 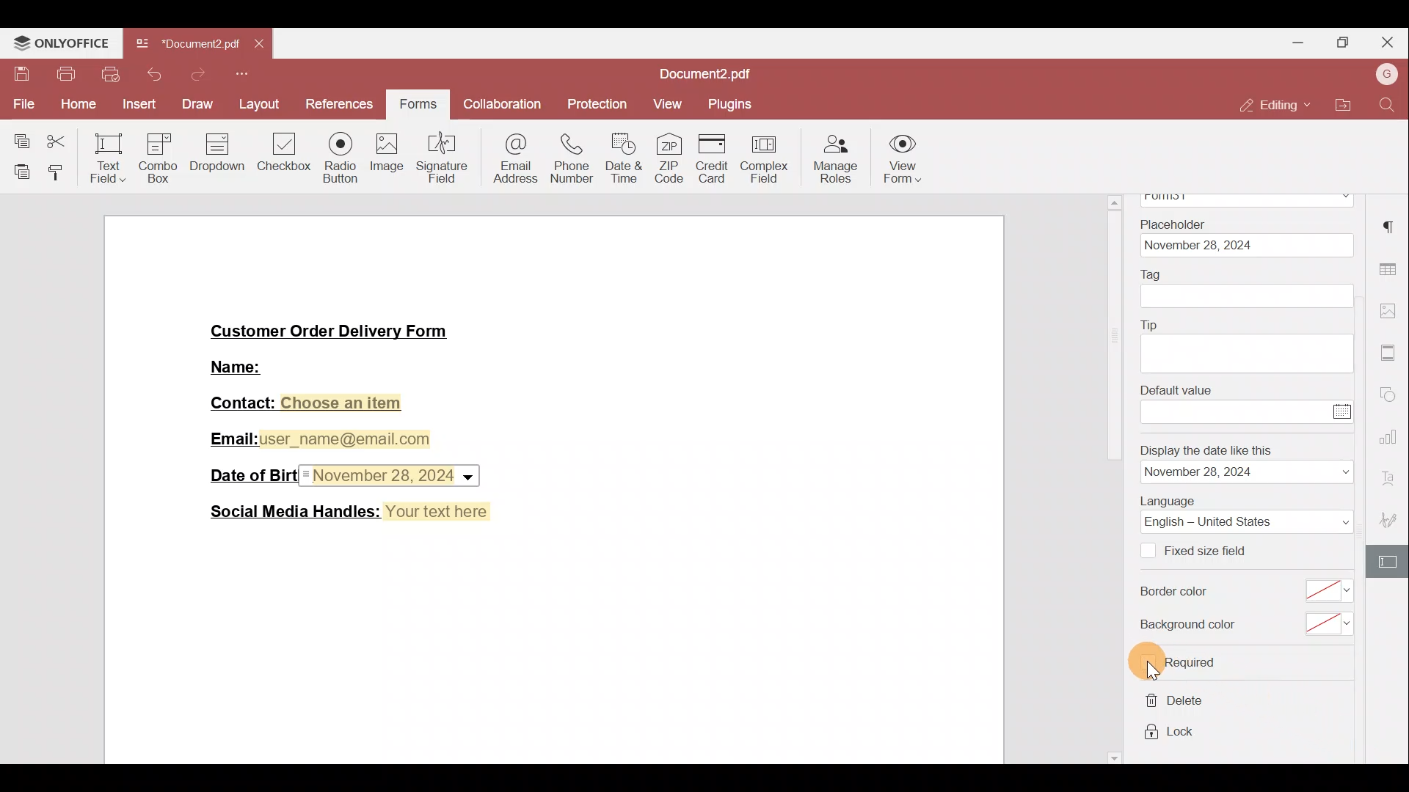 What do you see at coordinates (61, 75) in the screenshot?
I see `Print file` at bounding box center [61, 75].